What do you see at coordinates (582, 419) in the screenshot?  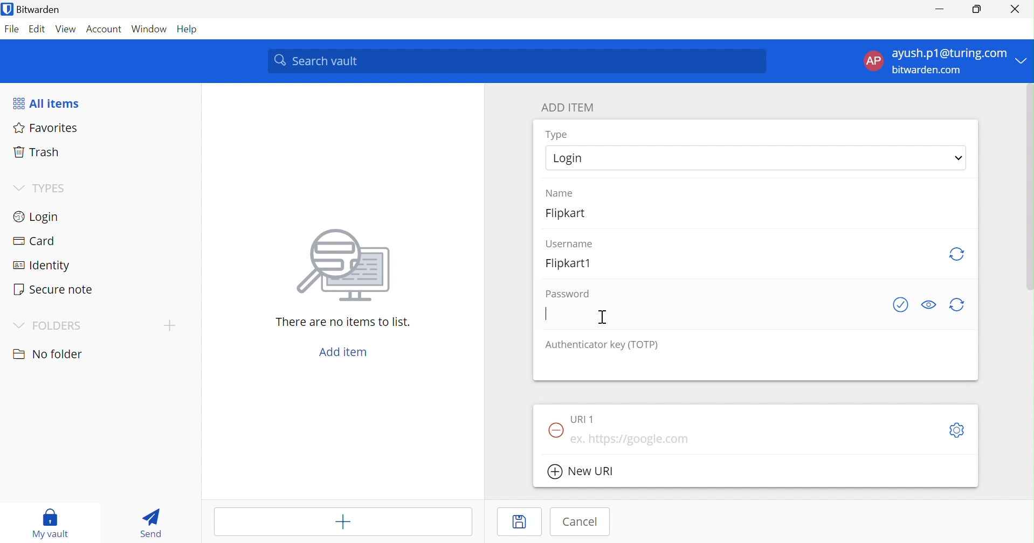 I see `URL 1` at bounding box center [582, 419].